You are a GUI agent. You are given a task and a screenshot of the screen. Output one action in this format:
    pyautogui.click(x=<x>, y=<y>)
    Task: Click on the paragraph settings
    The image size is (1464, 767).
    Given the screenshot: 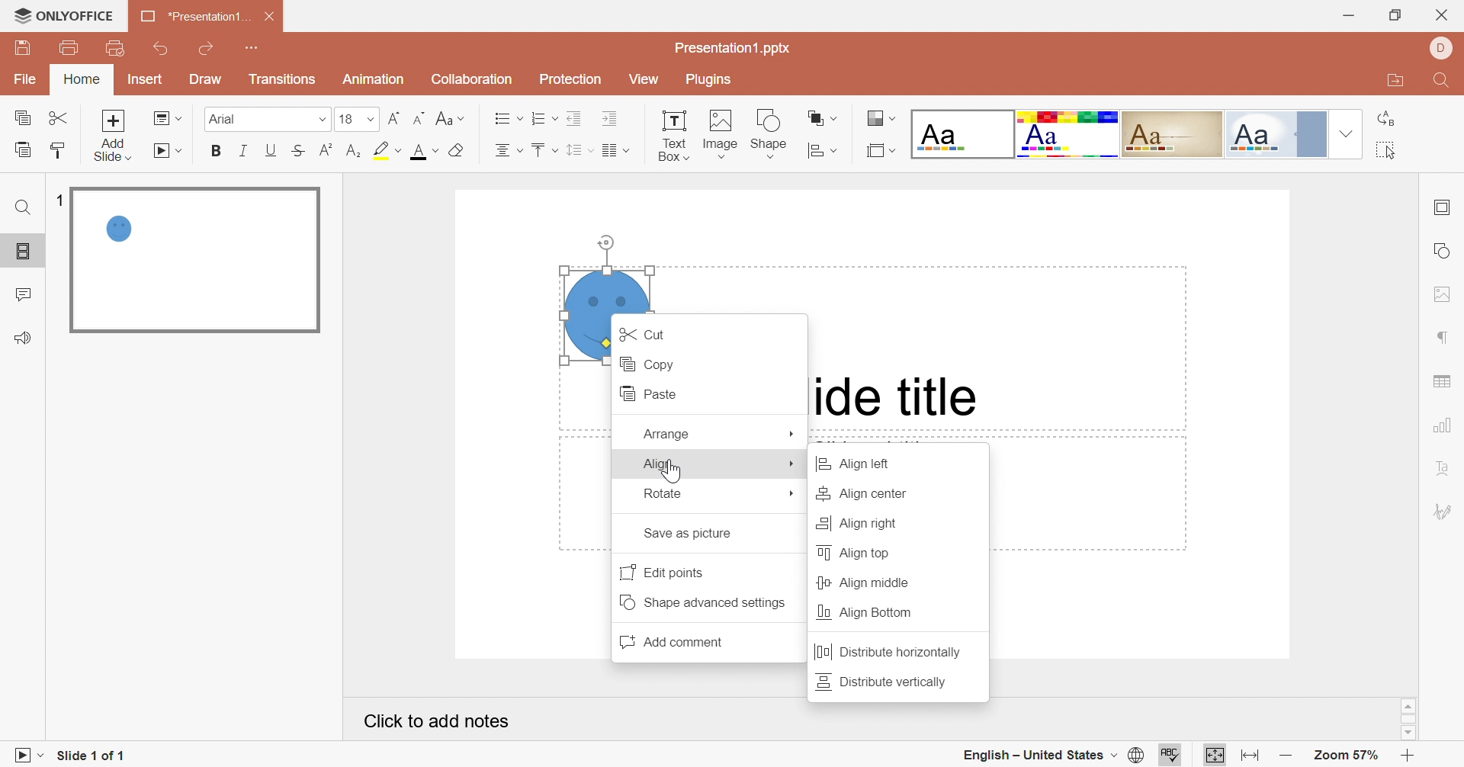 What is the action you would take?
    pyautogui.click(x=1444, y=339)
    